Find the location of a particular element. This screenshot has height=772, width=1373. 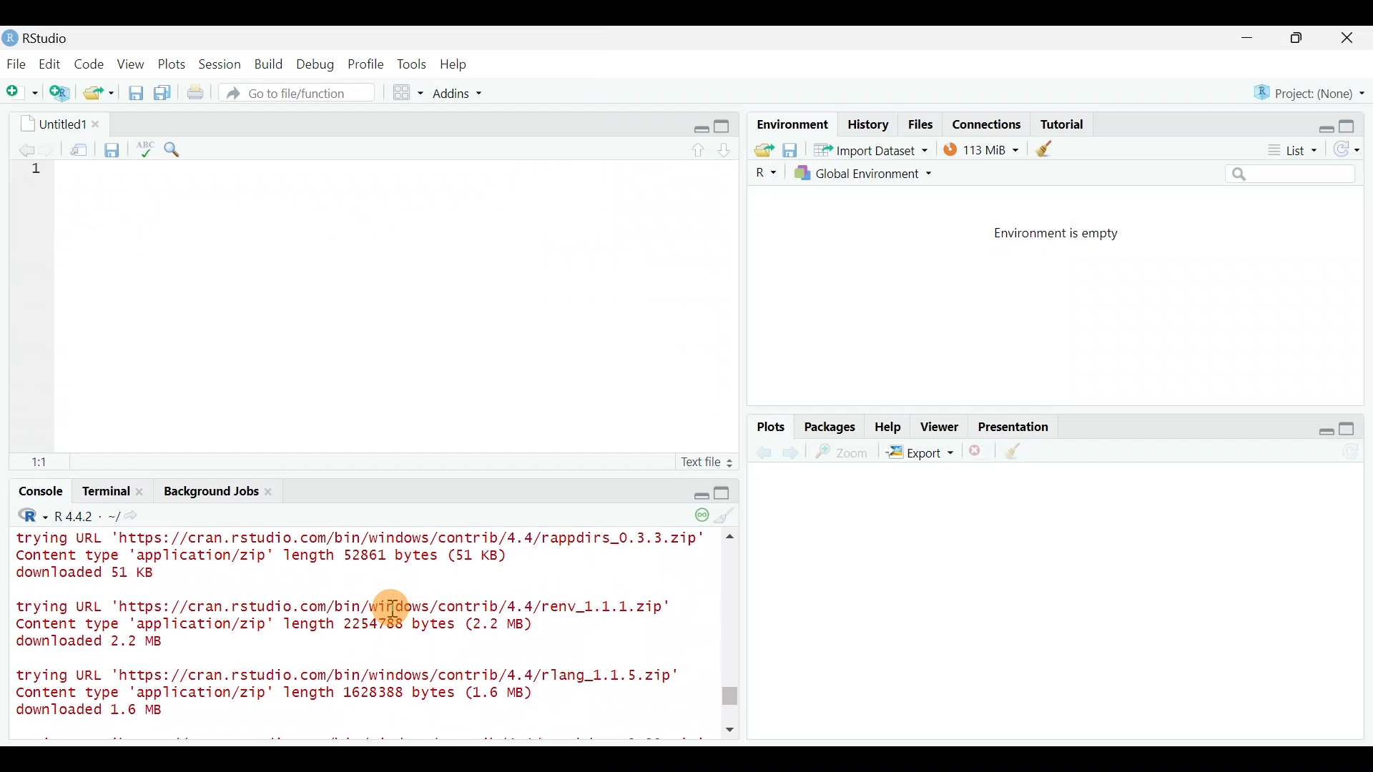

clear all plots is located at coordinates (1021, 453).